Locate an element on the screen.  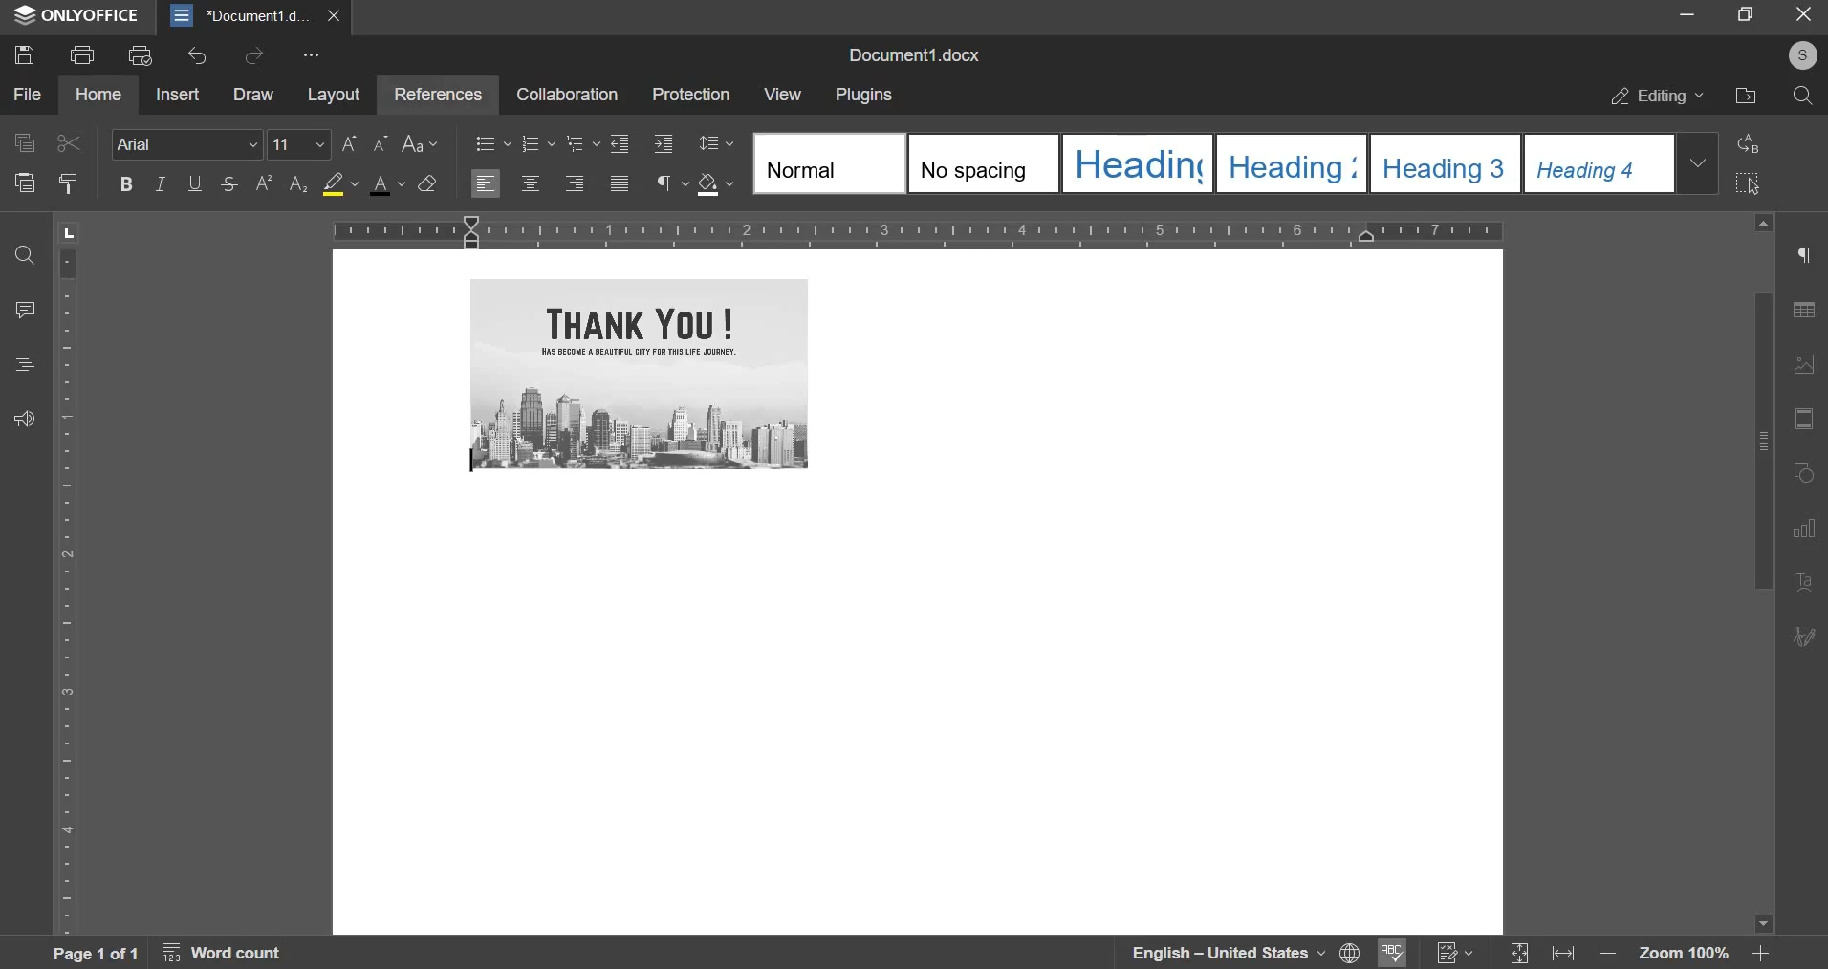
bullets is located at coordinates (493, 143).